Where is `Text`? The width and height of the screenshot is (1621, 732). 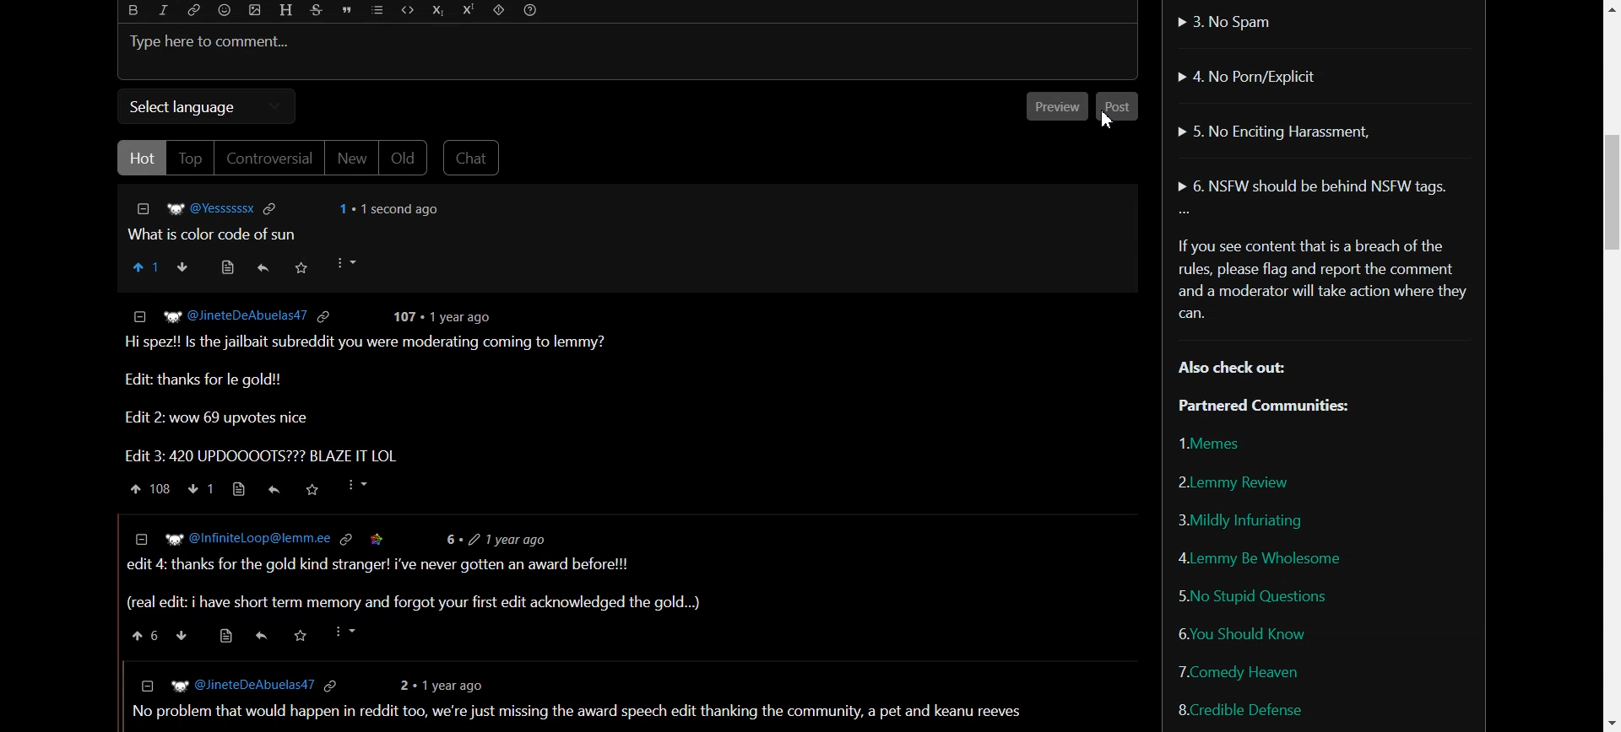 Text is located at coordinates (209, 40).